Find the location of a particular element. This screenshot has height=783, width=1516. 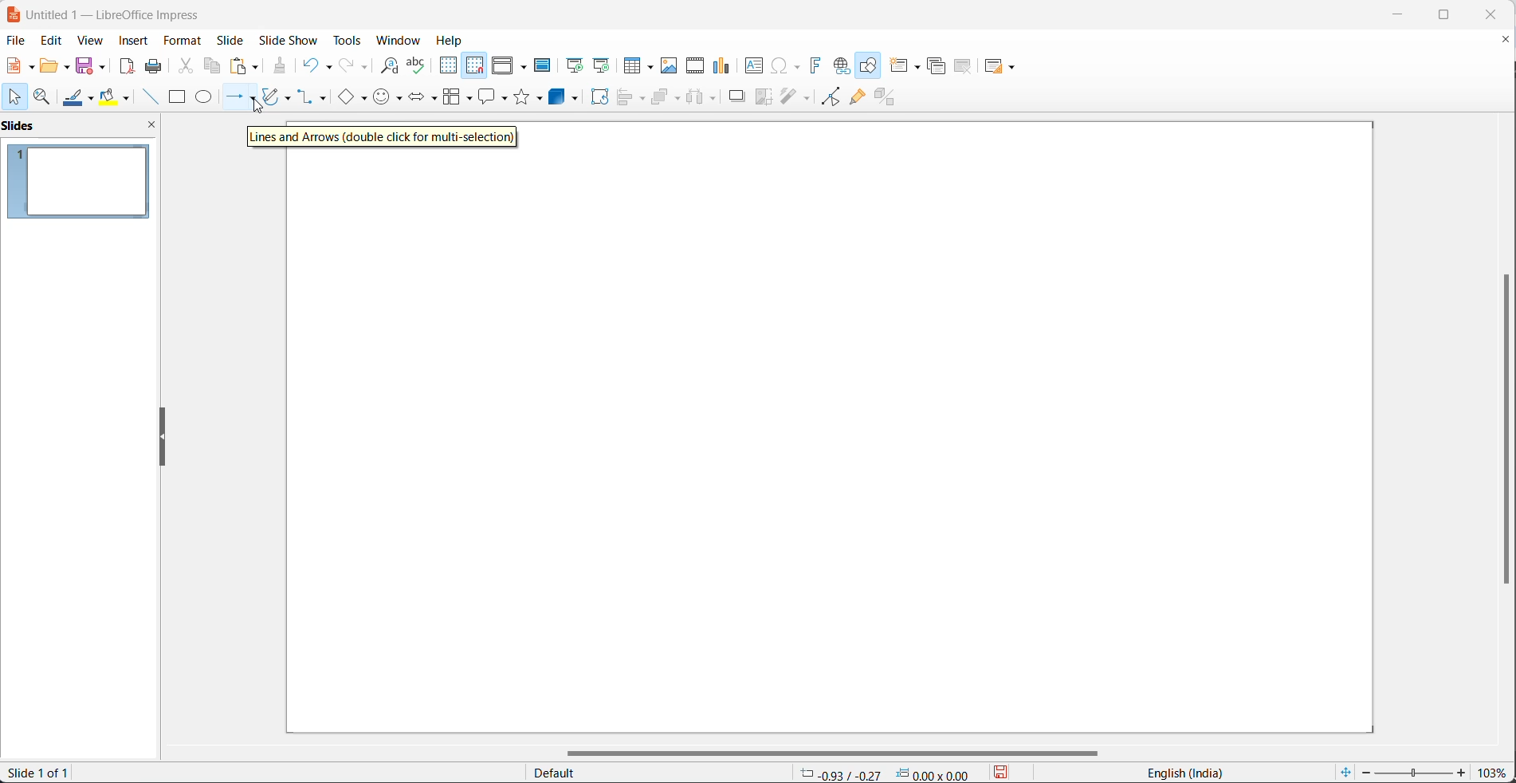

ellipse is located at coordinates (204, 98).